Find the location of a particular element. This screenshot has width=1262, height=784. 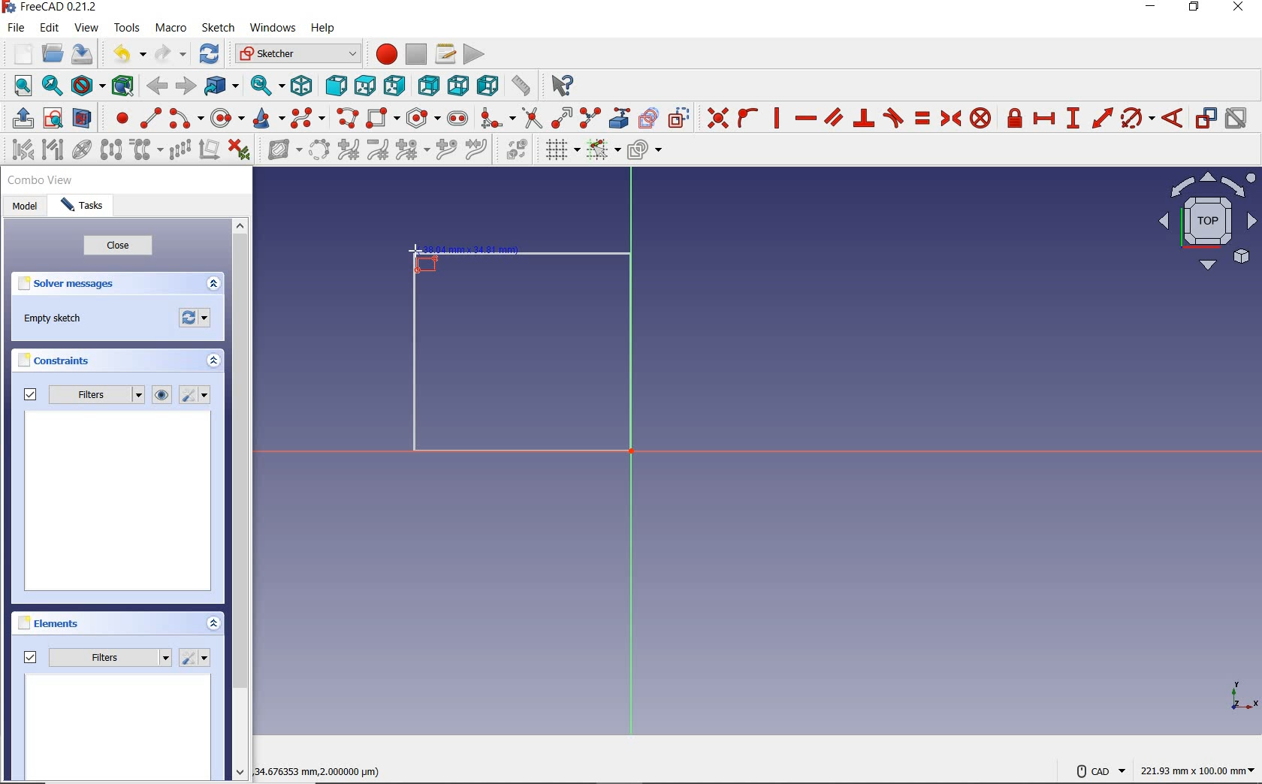

constrain horizontal distance is located at coordinates (1045, 120).